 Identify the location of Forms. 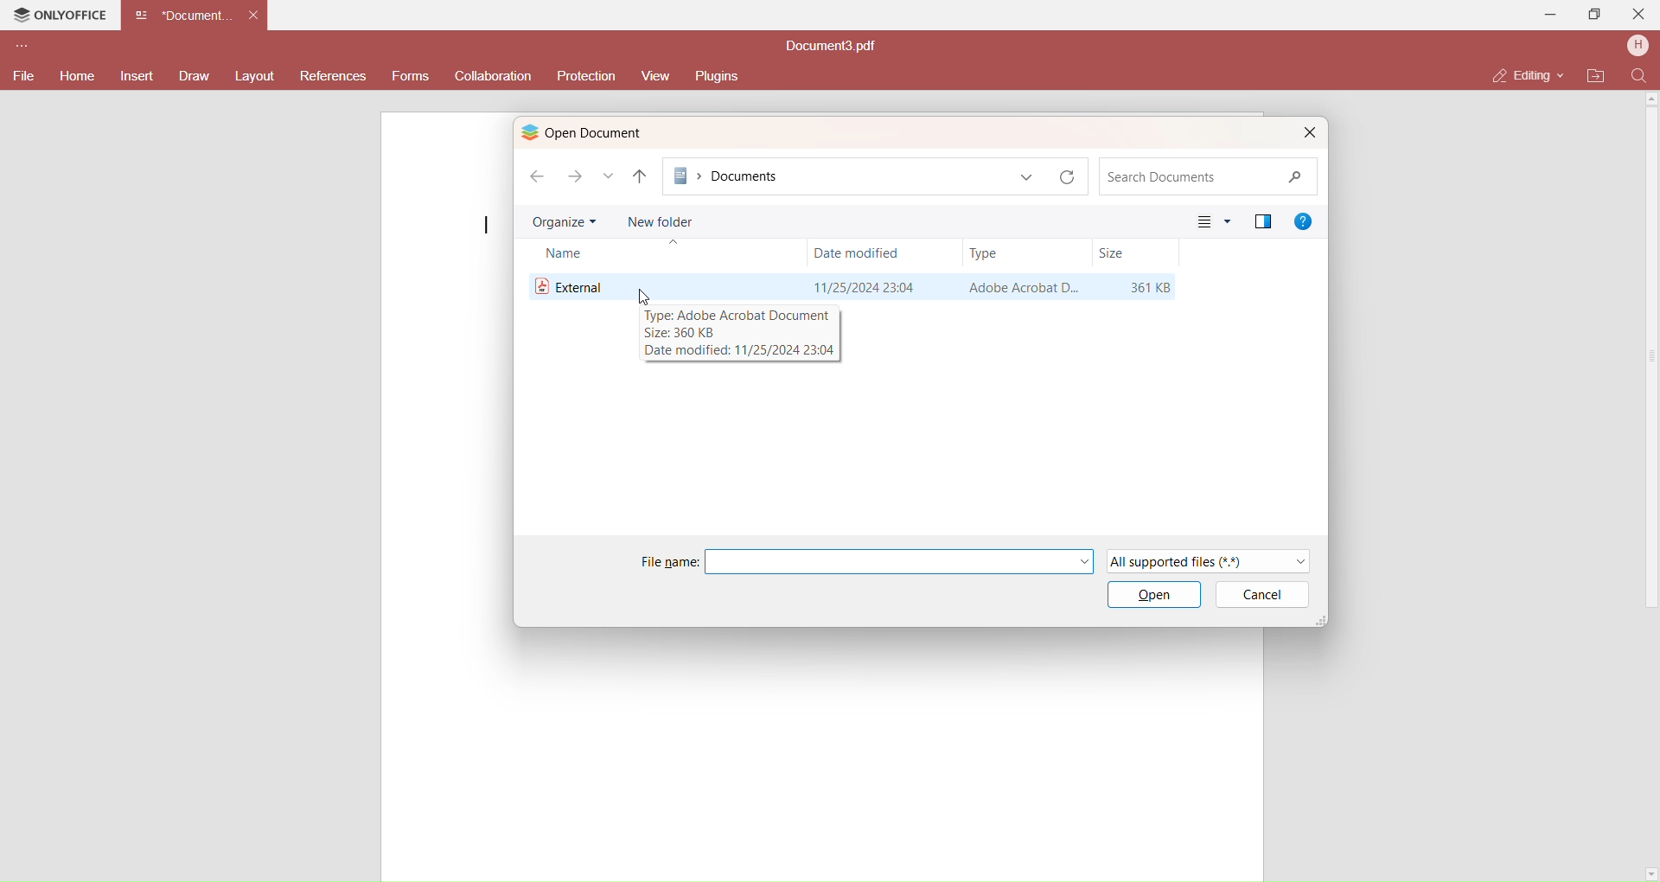
(411, 78).